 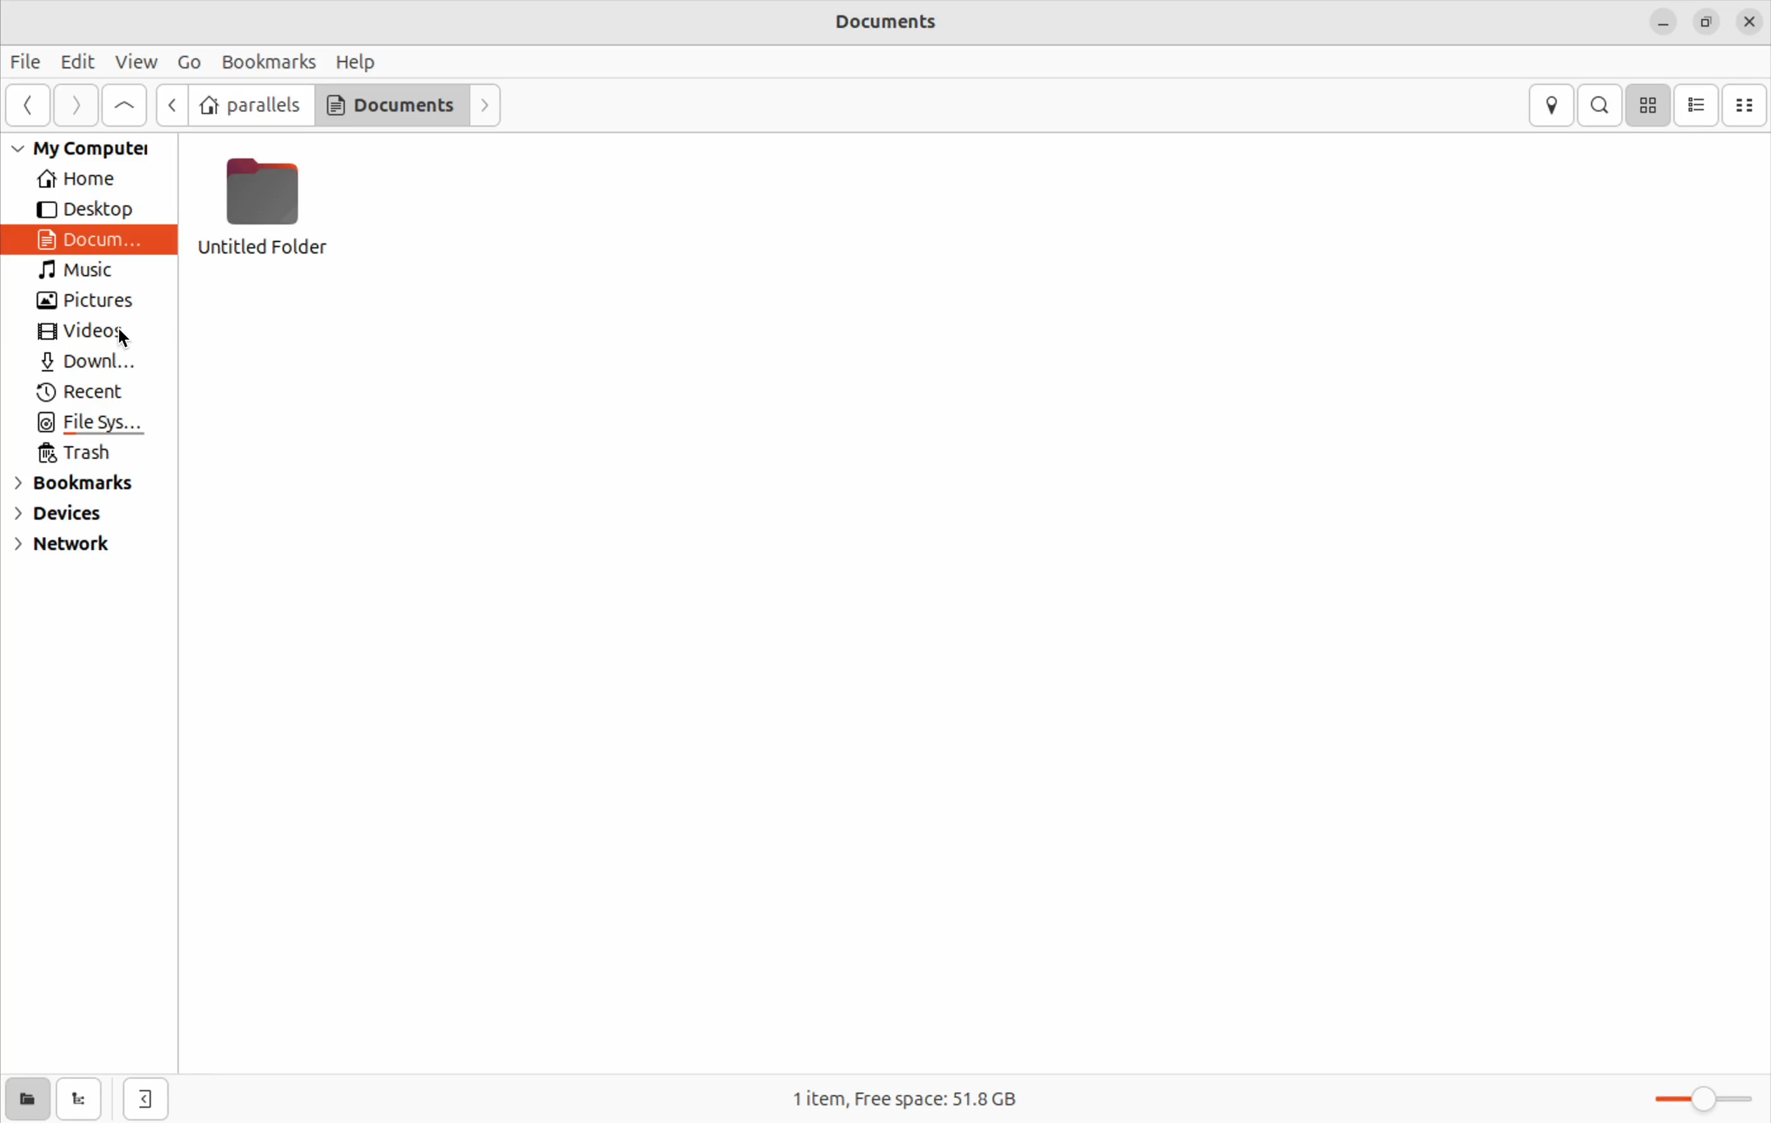 I want to click on 1 item free space 51.8 Gb, so click(x=904, y=1091).